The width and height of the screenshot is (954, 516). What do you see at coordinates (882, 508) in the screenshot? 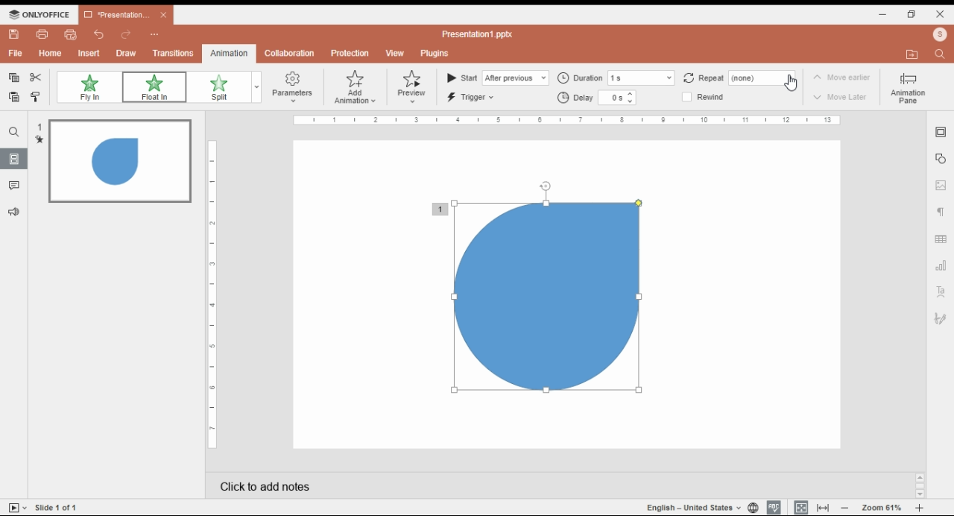
I see `zoom 61%` at bounding box center [882, 508].